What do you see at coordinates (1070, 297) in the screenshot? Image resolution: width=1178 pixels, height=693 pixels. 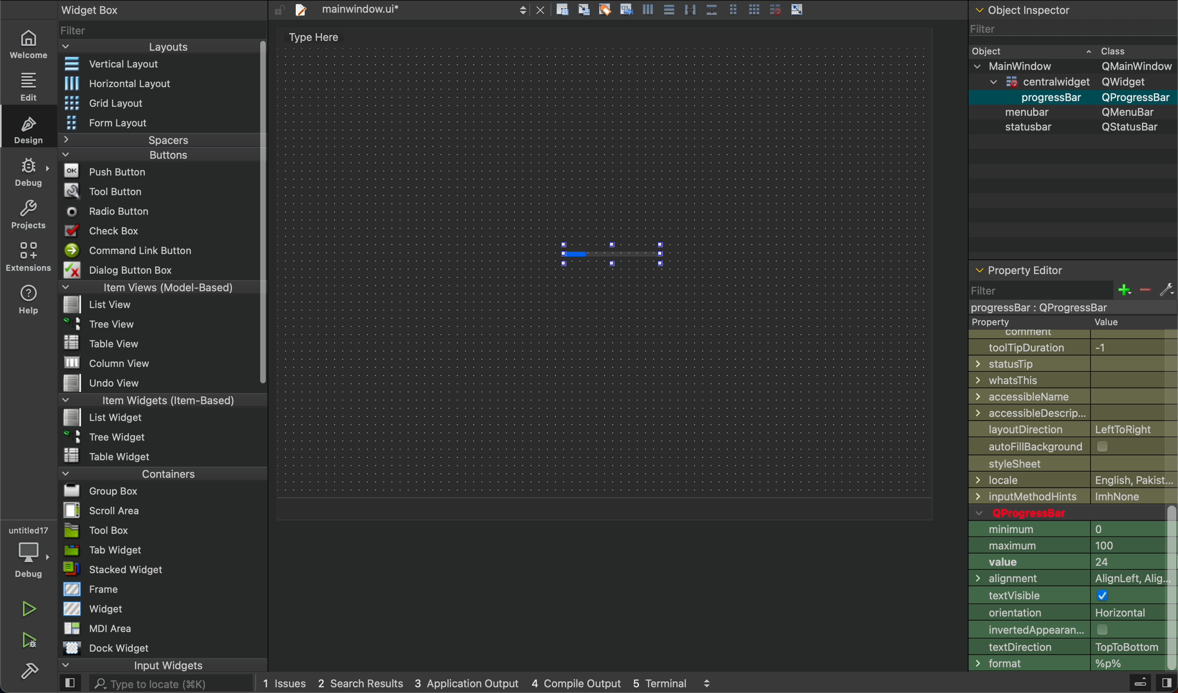 I see `filter` at bounding box center [1070, 297].